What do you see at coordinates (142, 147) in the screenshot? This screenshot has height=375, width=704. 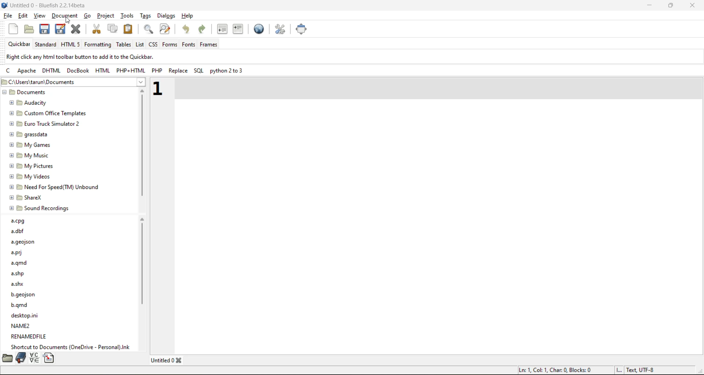 I see `vertical scroll bar` at bounding box center [142, 147].